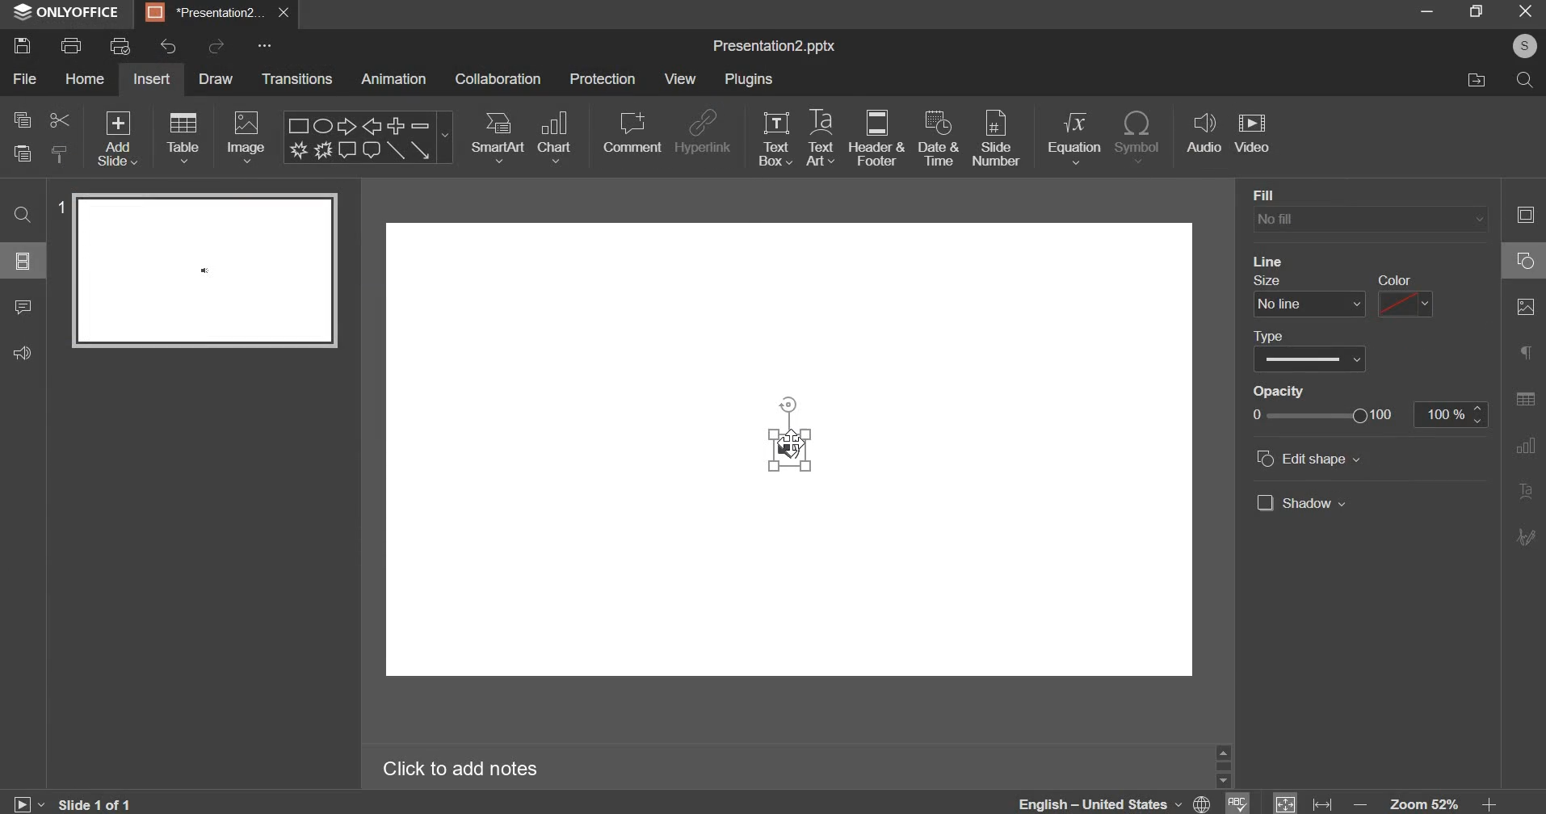 The width and height of the screenshot is (1546, 814). What do you see at coordinates (1302, 502) in the screenshot?
I see `shadow` at bounding box center [1302, 502].